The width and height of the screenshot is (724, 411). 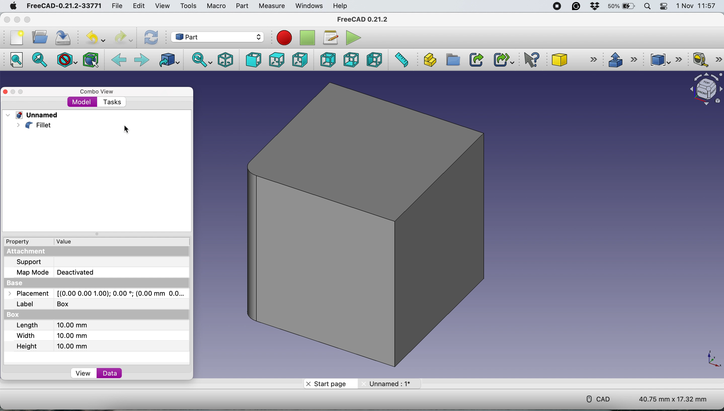 What do you see at coordinates (34, 125) in the screenshot?
I see `fillet` at bounding box center [34, 125].